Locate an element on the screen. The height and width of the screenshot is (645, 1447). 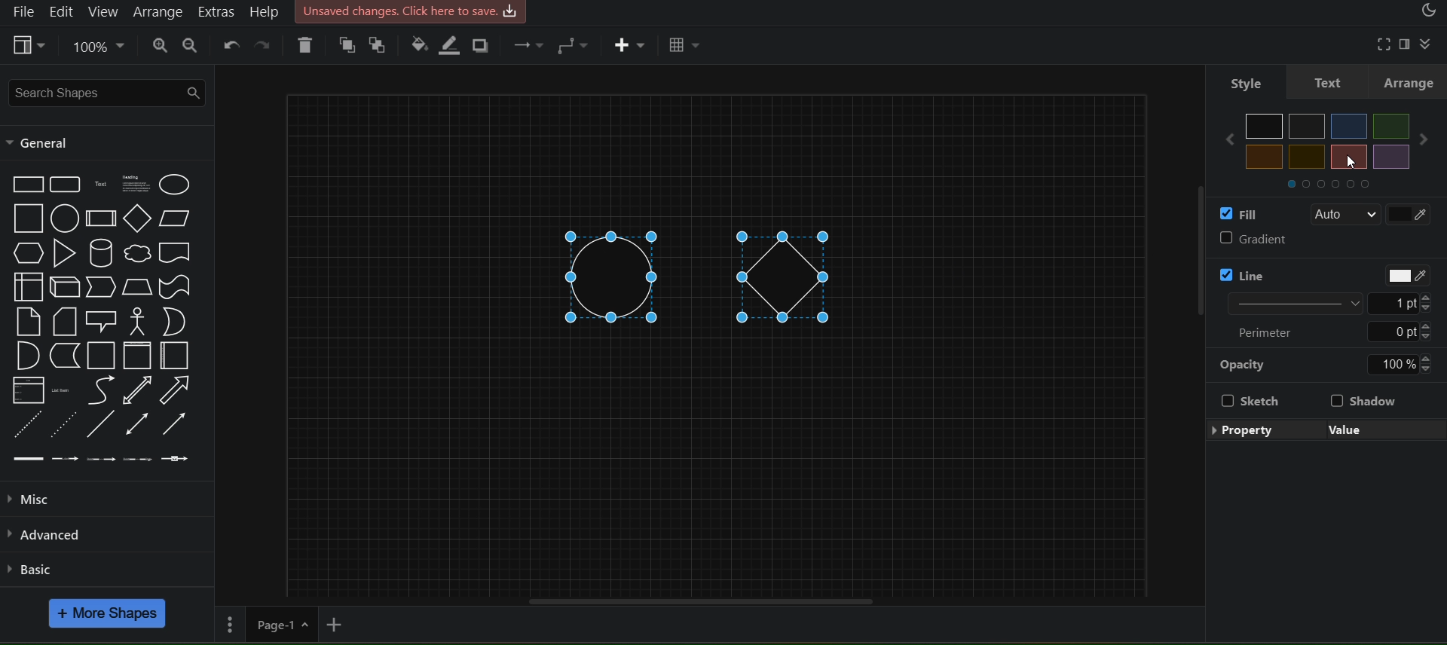
fill color is located at coordinates (417, 46).